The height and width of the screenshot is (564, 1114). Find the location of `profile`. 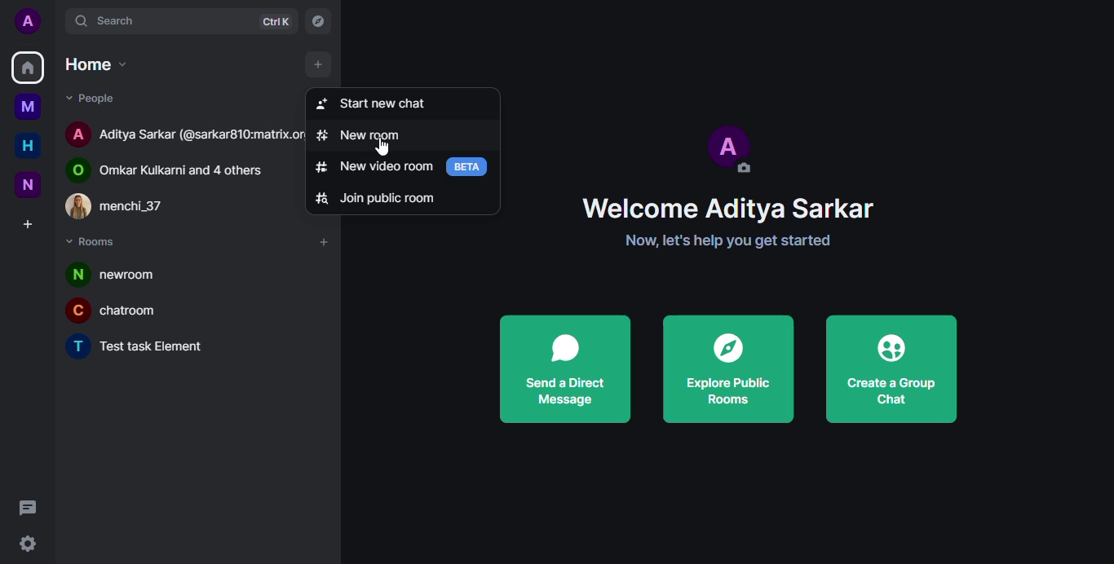

profile is located at coordinates (729, 148).